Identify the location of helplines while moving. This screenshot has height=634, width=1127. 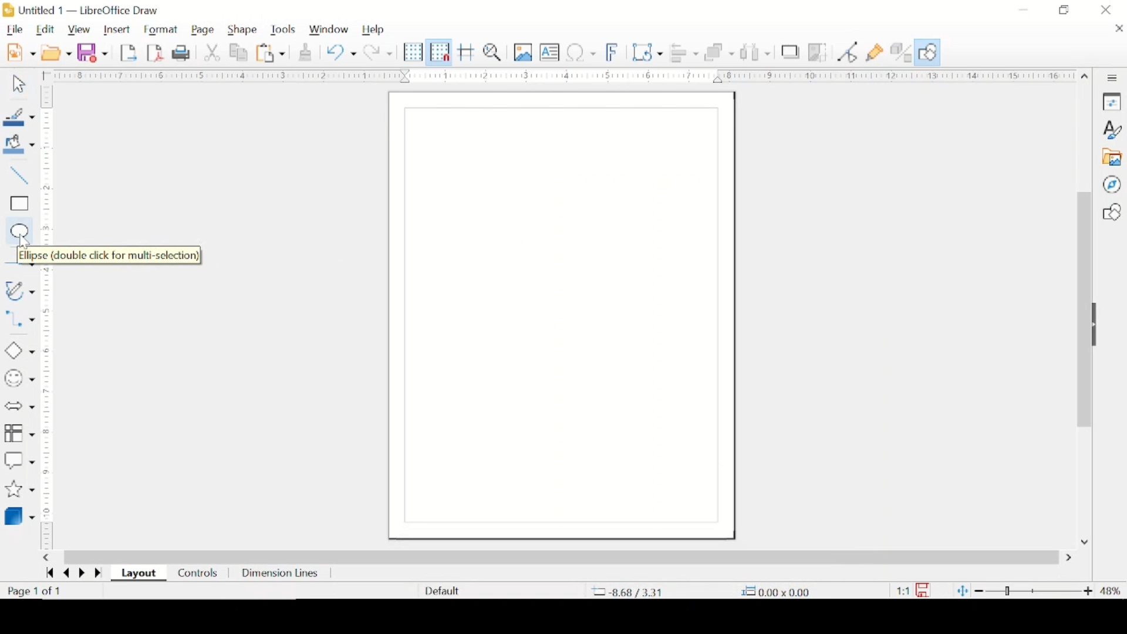
(467, 52).